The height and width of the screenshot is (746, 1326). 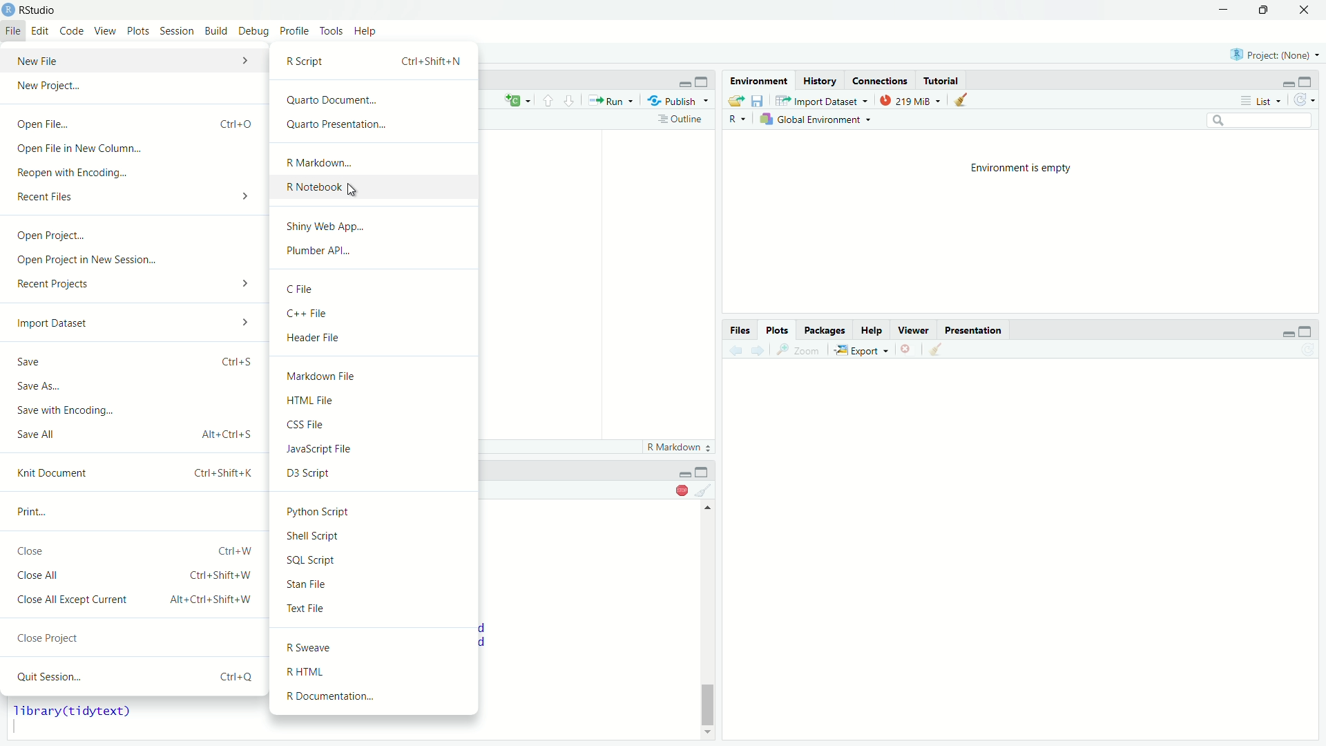 What do you see at coordinates (569, 101) in the screenshot?
I see `go to next section` at bounding box center [569, 101].